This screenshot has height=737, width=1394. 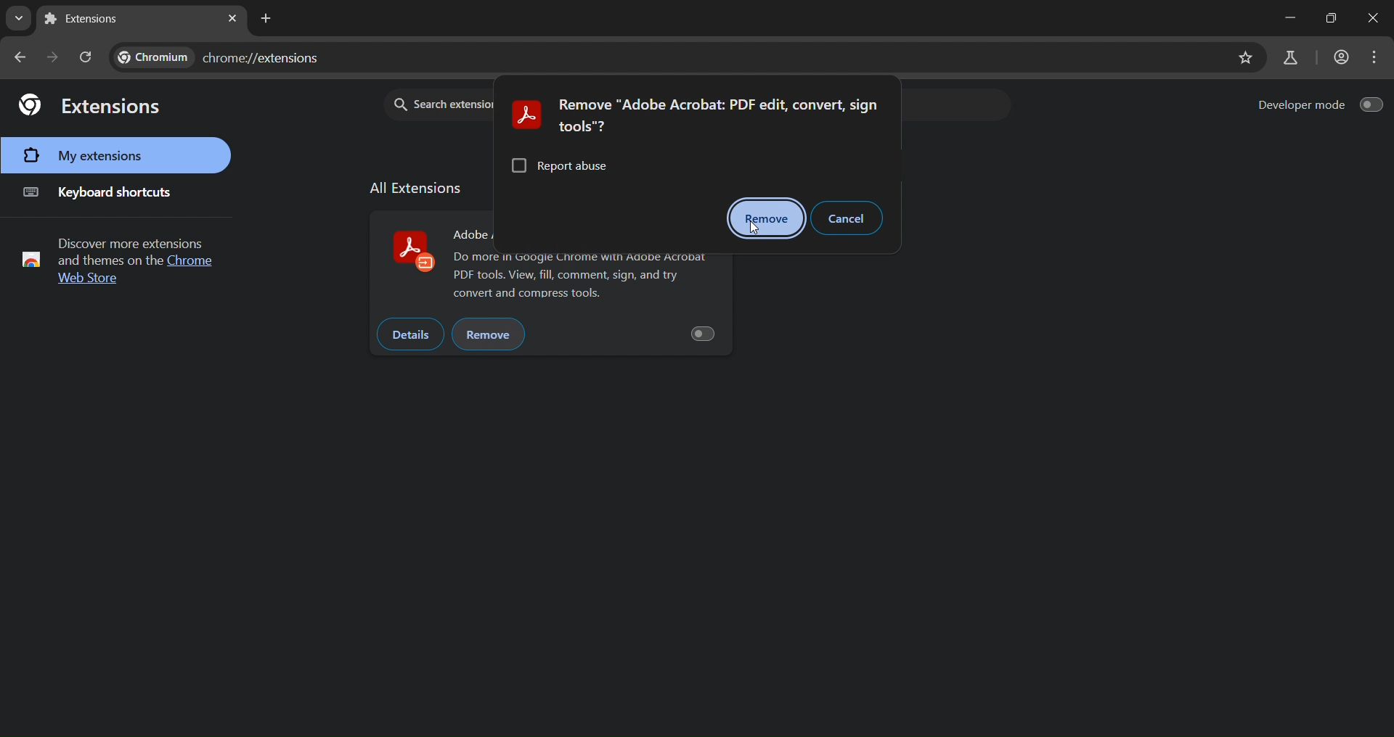 I want to click on allextension, so click(x=415, y=187).